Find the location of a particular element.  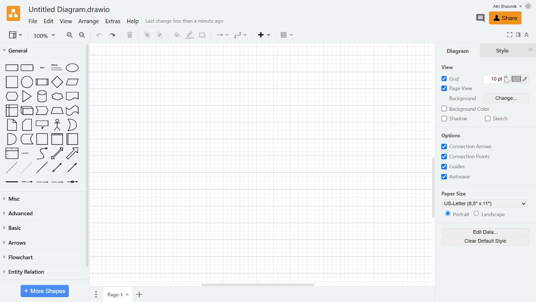

Zoom out is located at coordinates (83, 36).